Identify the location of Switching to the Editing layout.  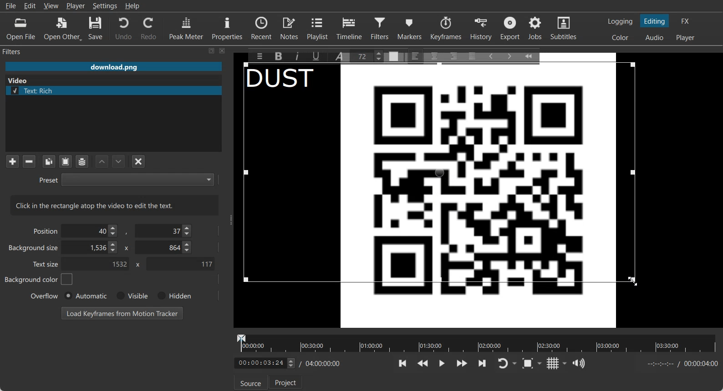
(655, 21).